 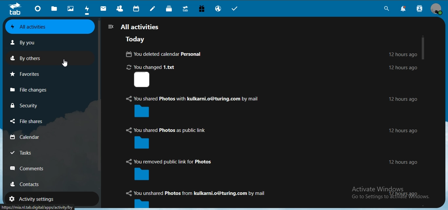 What do you see at coordinates (273, 76) in the screenshot?
I see `You changed 1.txt 12 hours ago` at bounding box center [273, 76].